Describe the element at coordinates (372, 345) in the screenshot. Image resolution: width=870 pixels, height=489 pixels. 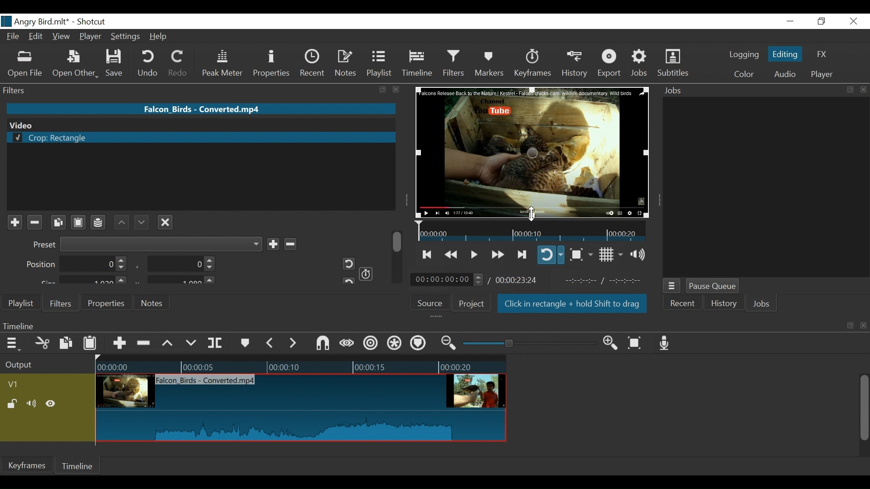
I see `Ripple` at that location.